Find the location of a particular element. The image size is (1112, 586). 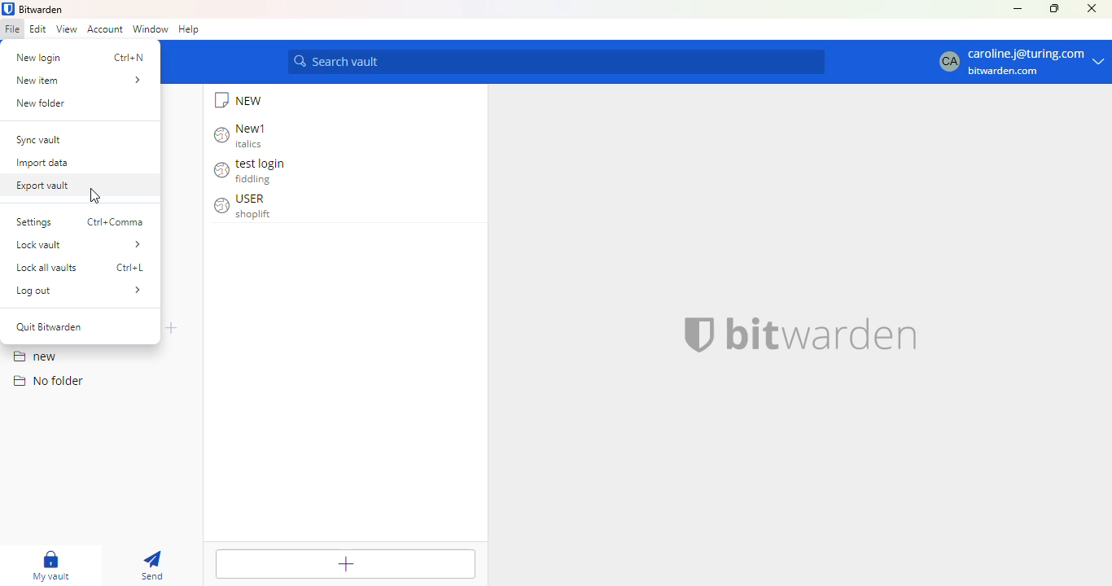

quit bitwarden is located at coordinates (50, 326).